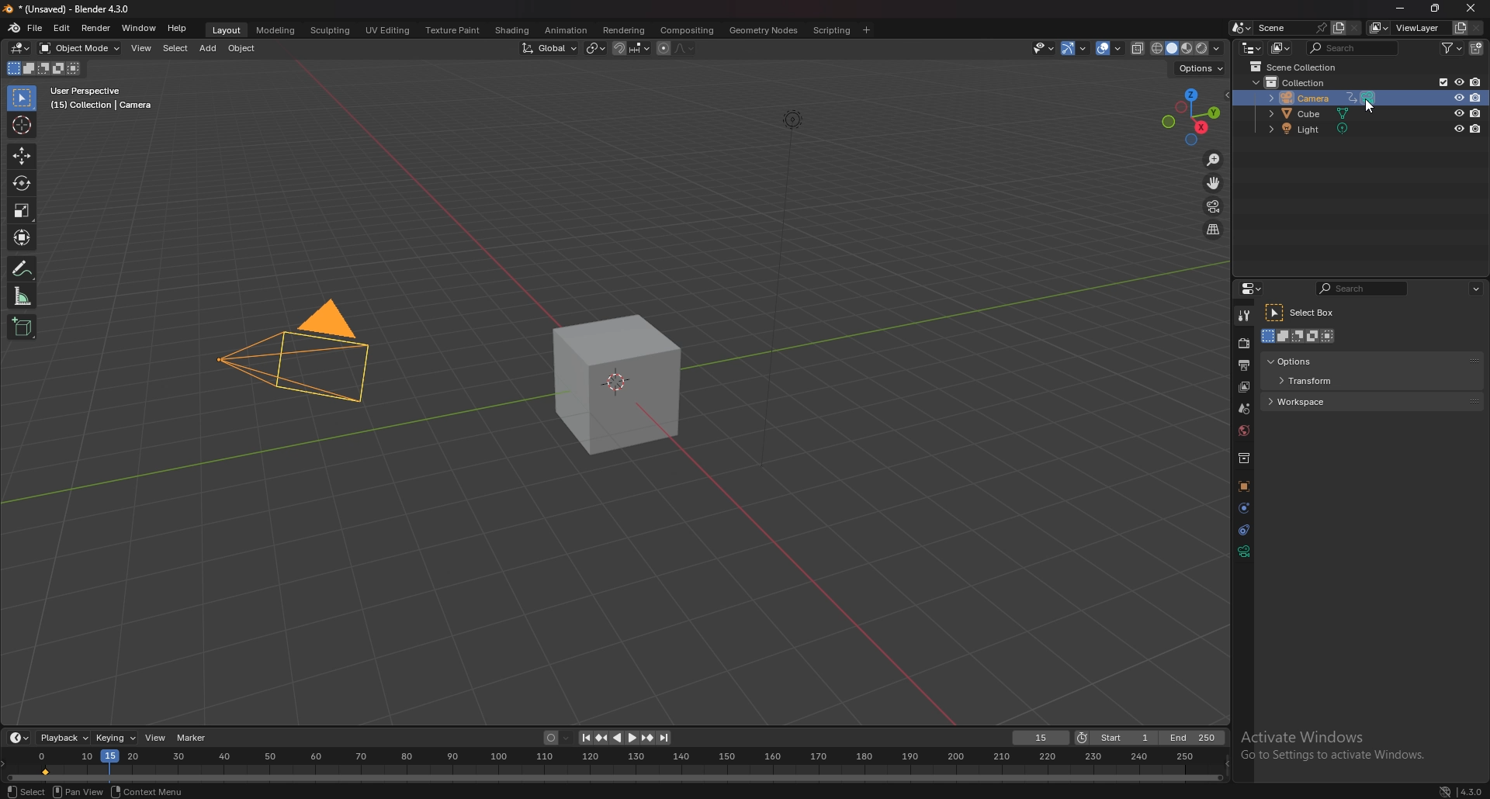 This screenshot has height=799, width=1490. I want to click on options, so click(1308, 361).